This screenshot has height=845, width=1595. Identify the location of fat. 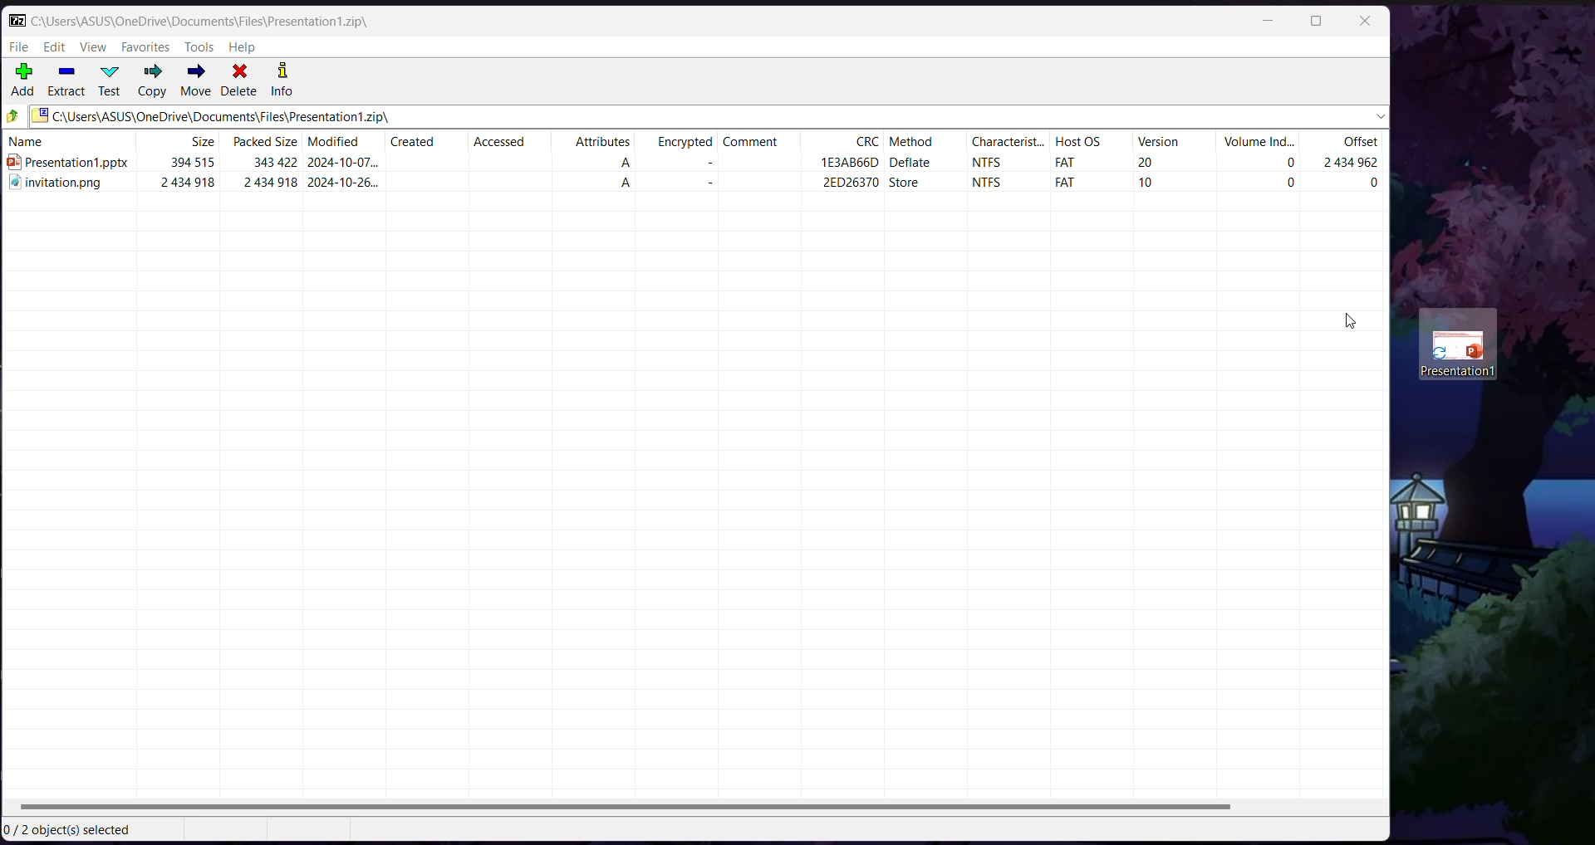
(1064, 161).